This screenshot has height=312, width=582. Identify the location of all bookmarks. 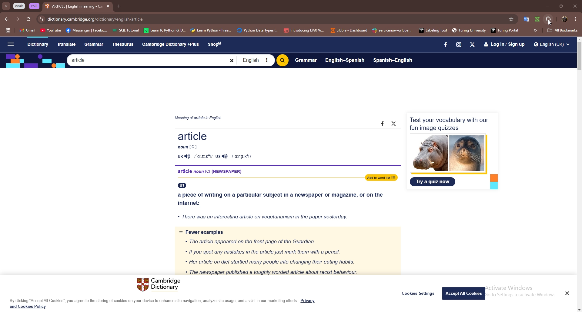
(563, 30).